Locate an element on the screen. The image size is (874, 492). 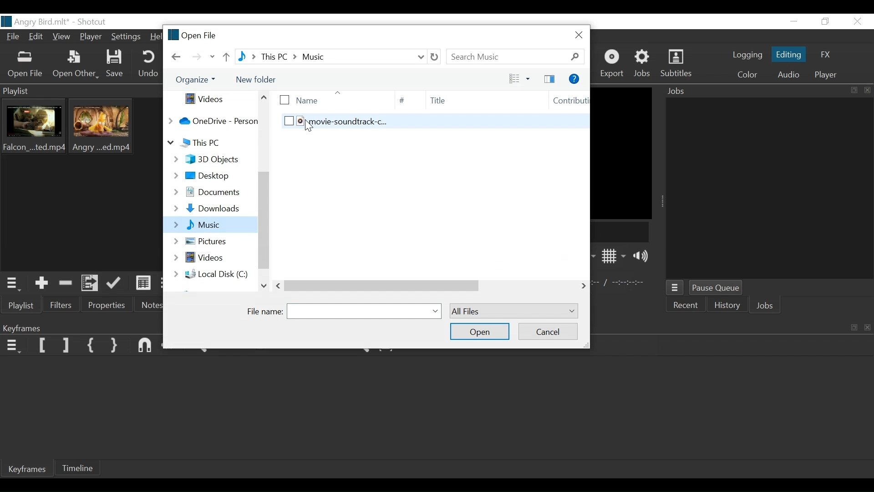
Go Back is located at coordinates (177, 57).